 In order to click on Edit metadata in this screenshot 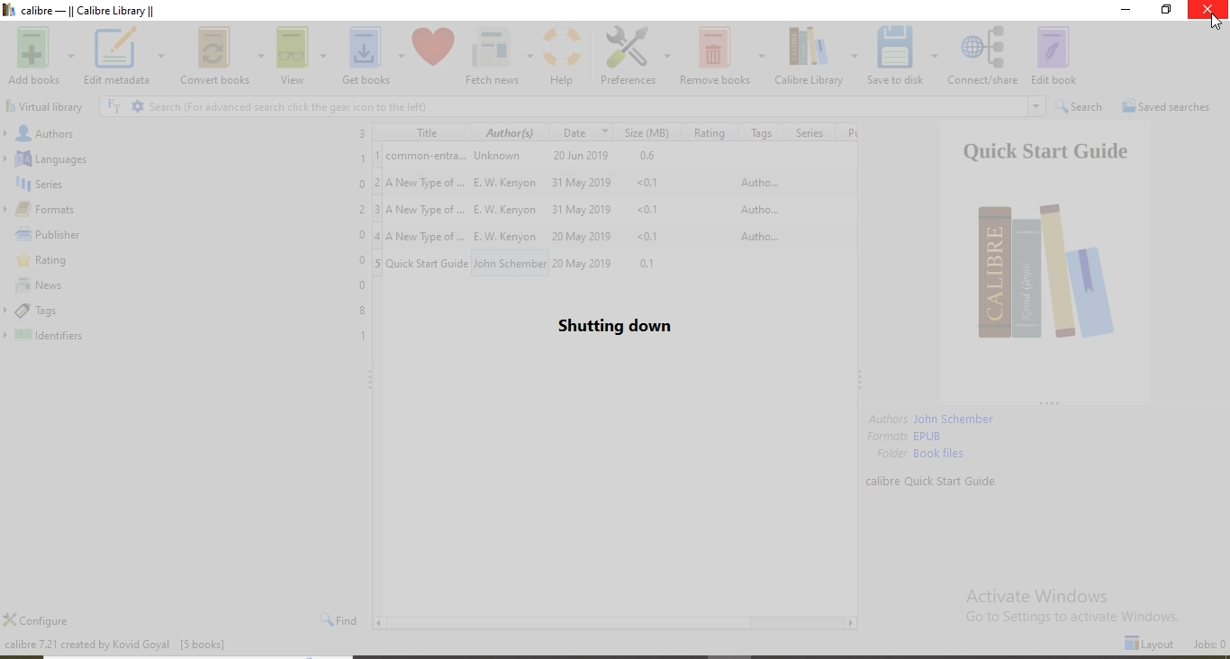, I will do `click(125, 57)`.